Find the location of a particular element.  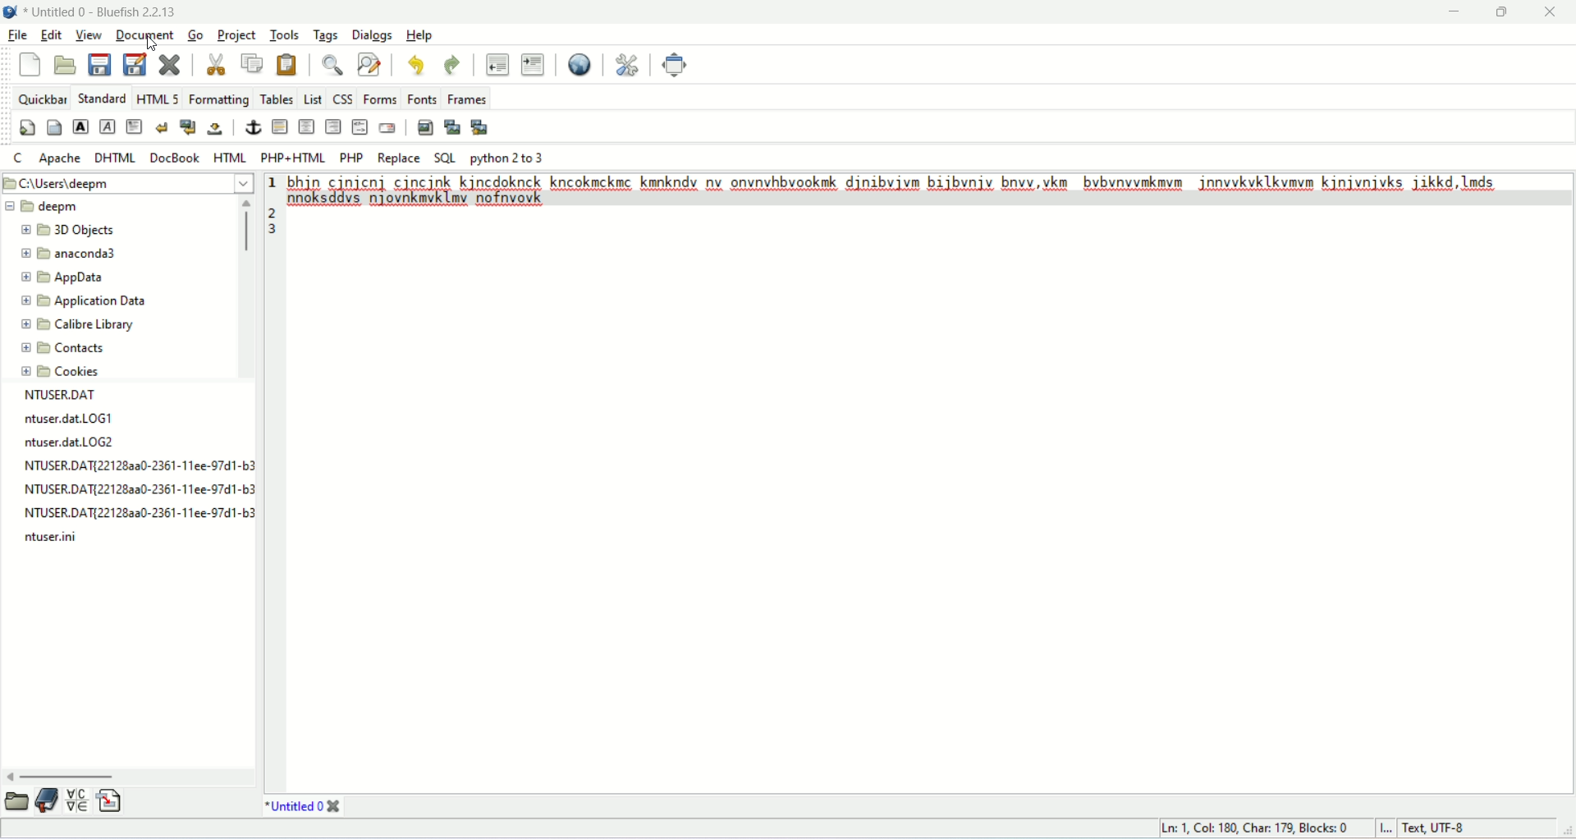

body is located at coordinates (50, 126).